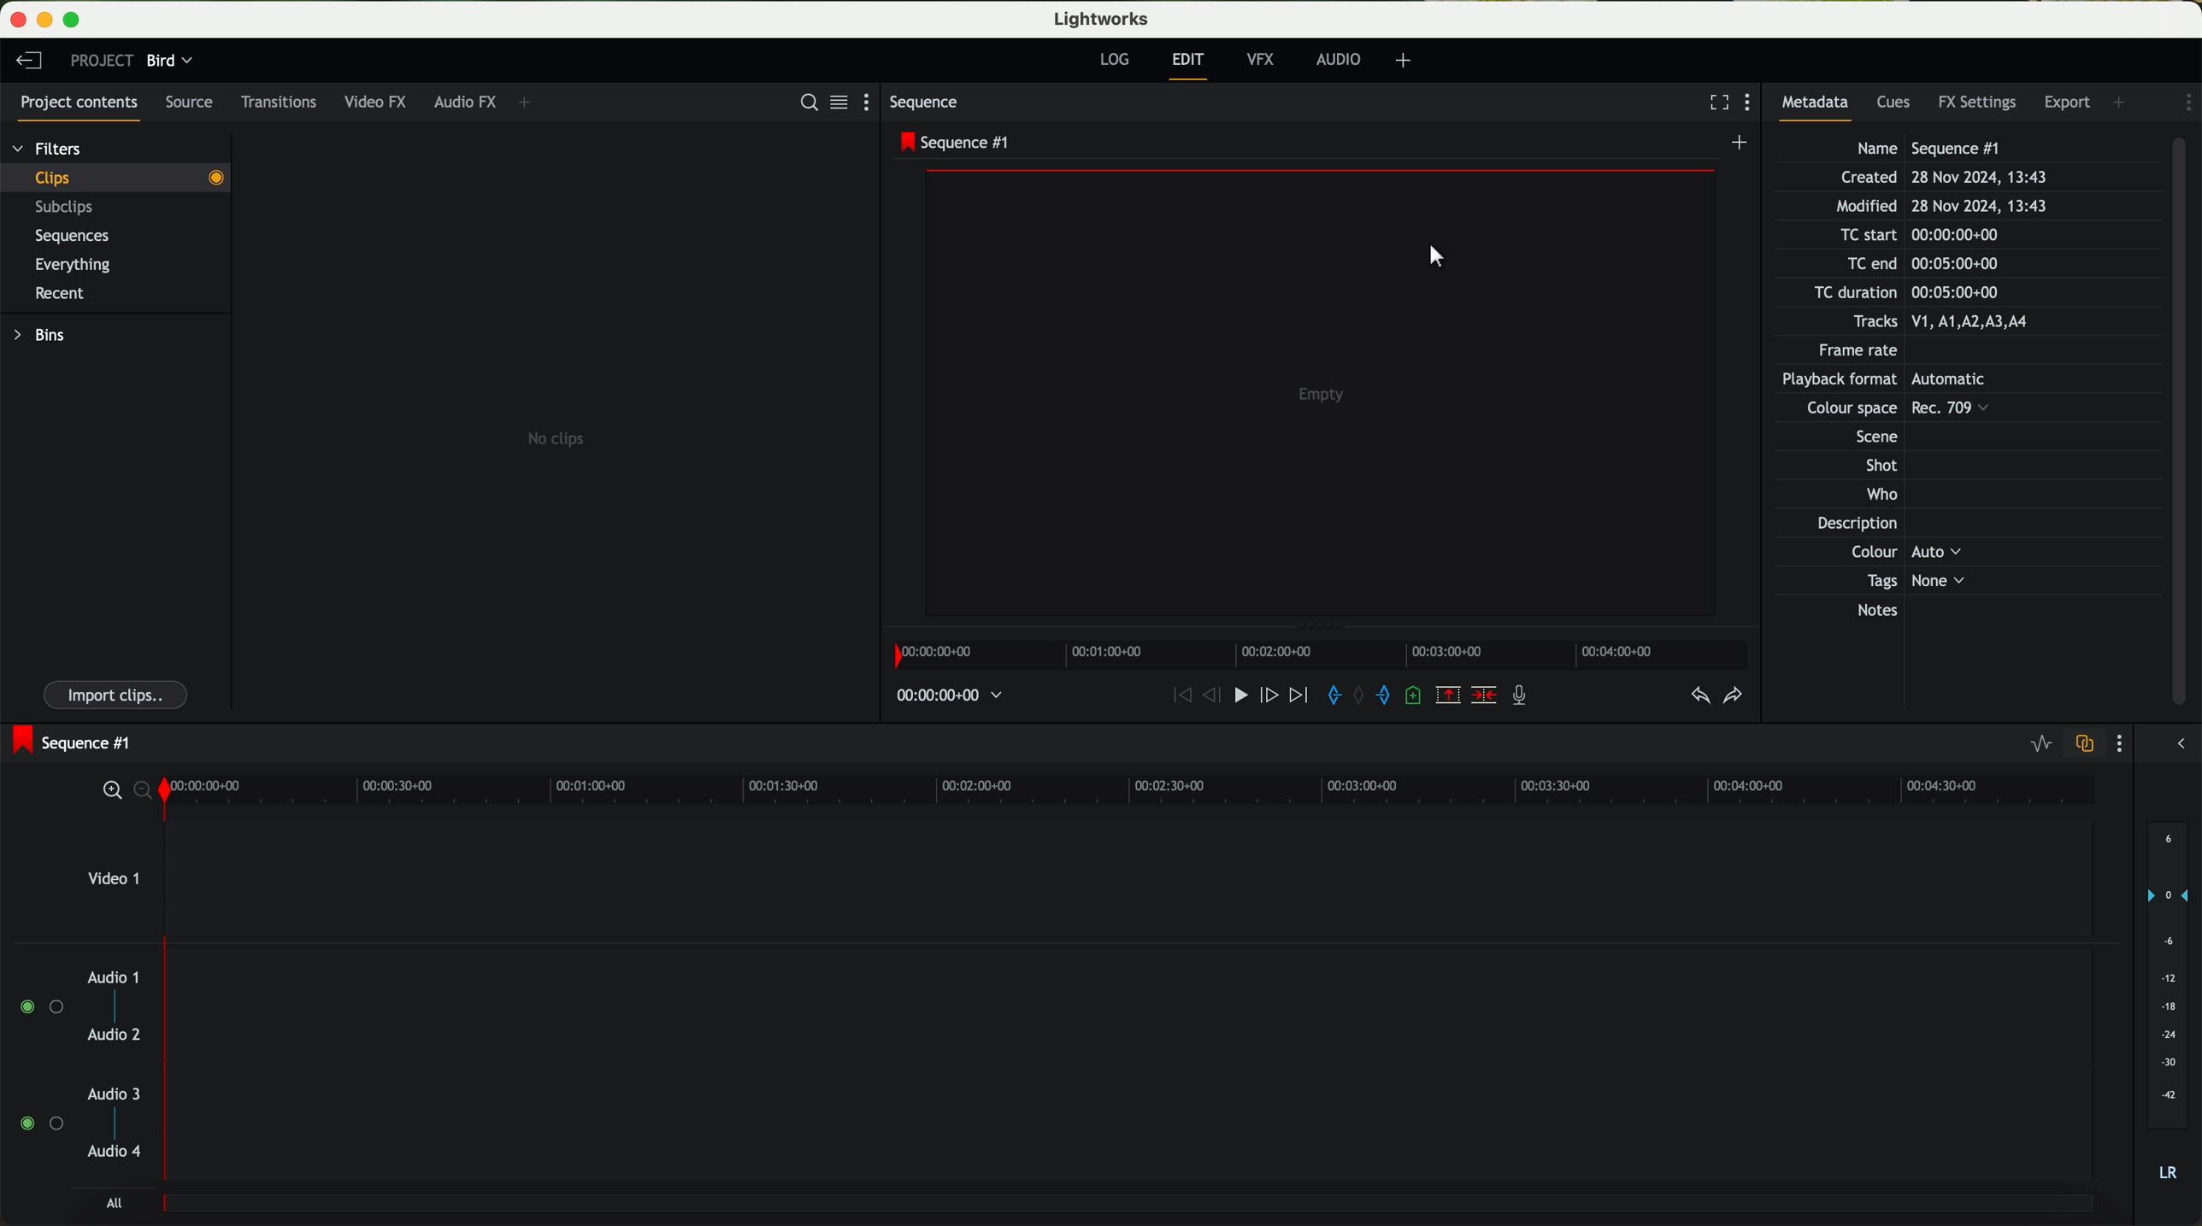 The width and height of the screenshot is (2202, 1226). What do you see at coordinates (1130, 789) in the screenshot?
I see `timeline` at bounding box center [1130, 789].